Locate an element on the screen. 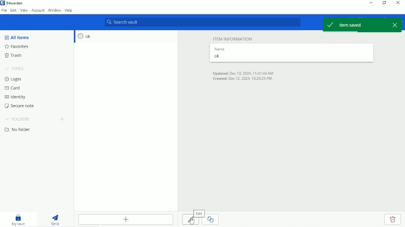  Window is located at coordinates (54, 10).